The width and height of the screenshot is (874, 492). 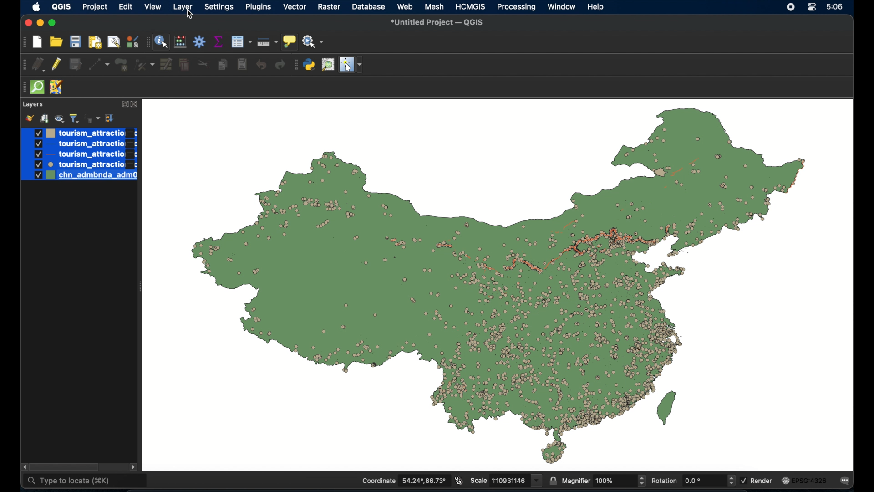 What do you see at coordinates (353, 65) in the screenshot?
I see `switches mouse to a configurable pointer` at bounding box center [353, 65].